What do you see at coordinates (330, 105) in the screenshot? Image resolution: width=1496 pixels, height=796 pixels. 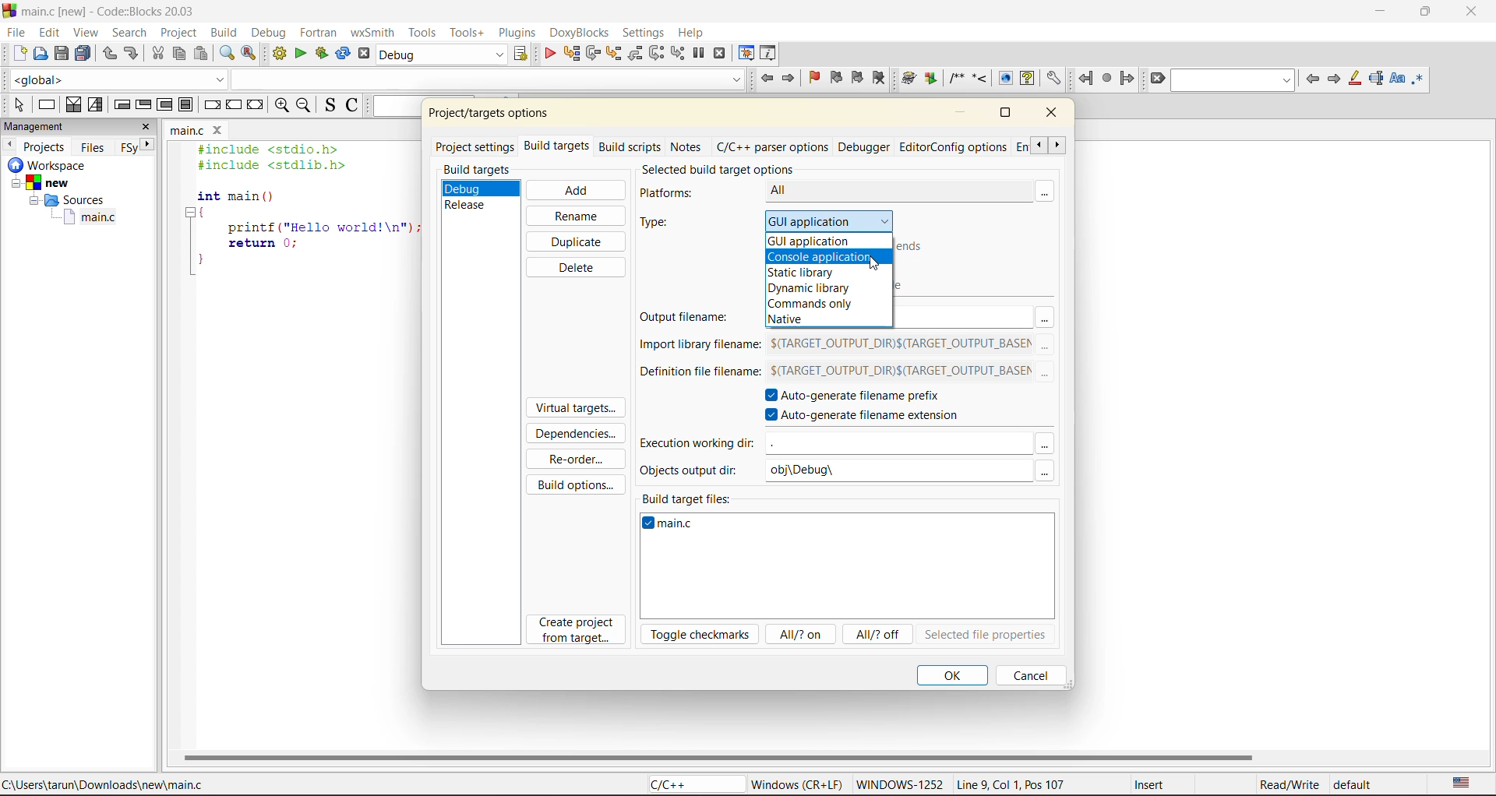 I see `toggle source` at bounding box center [330, 105].